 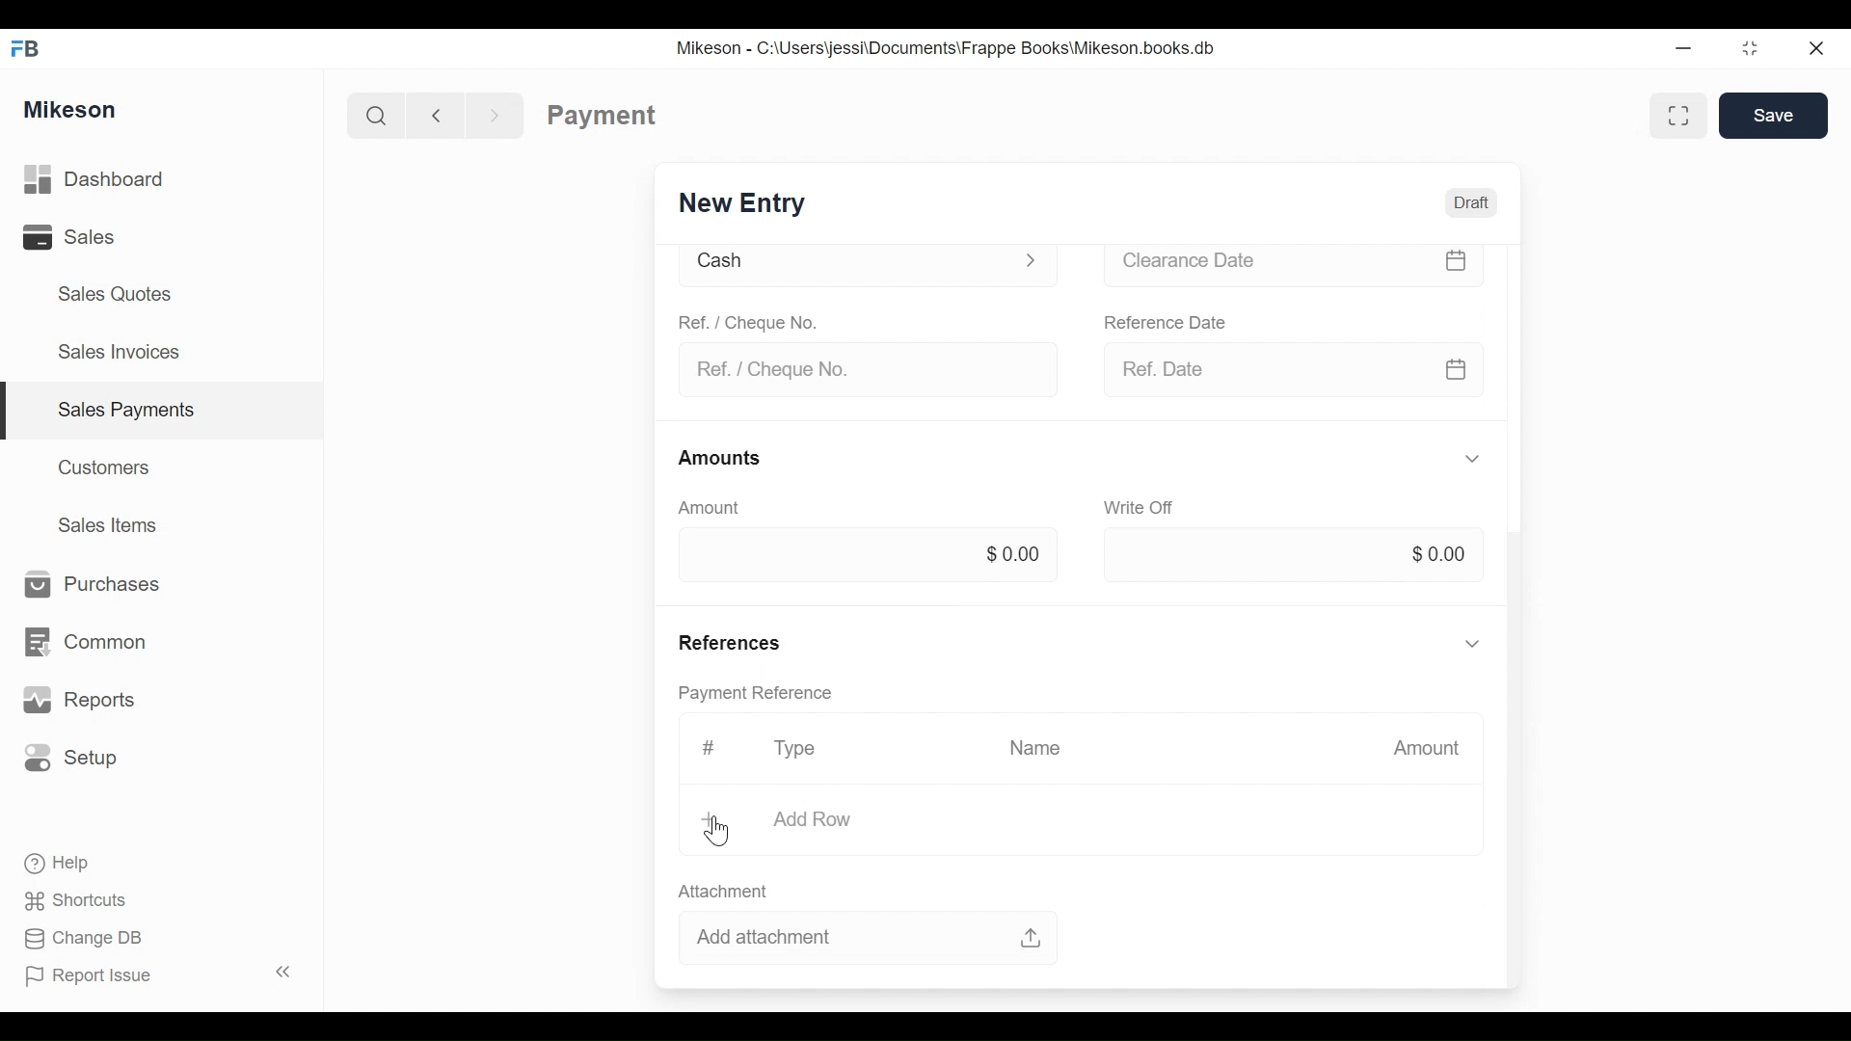 I want to click on Amounts, so click(x=720, y=458).